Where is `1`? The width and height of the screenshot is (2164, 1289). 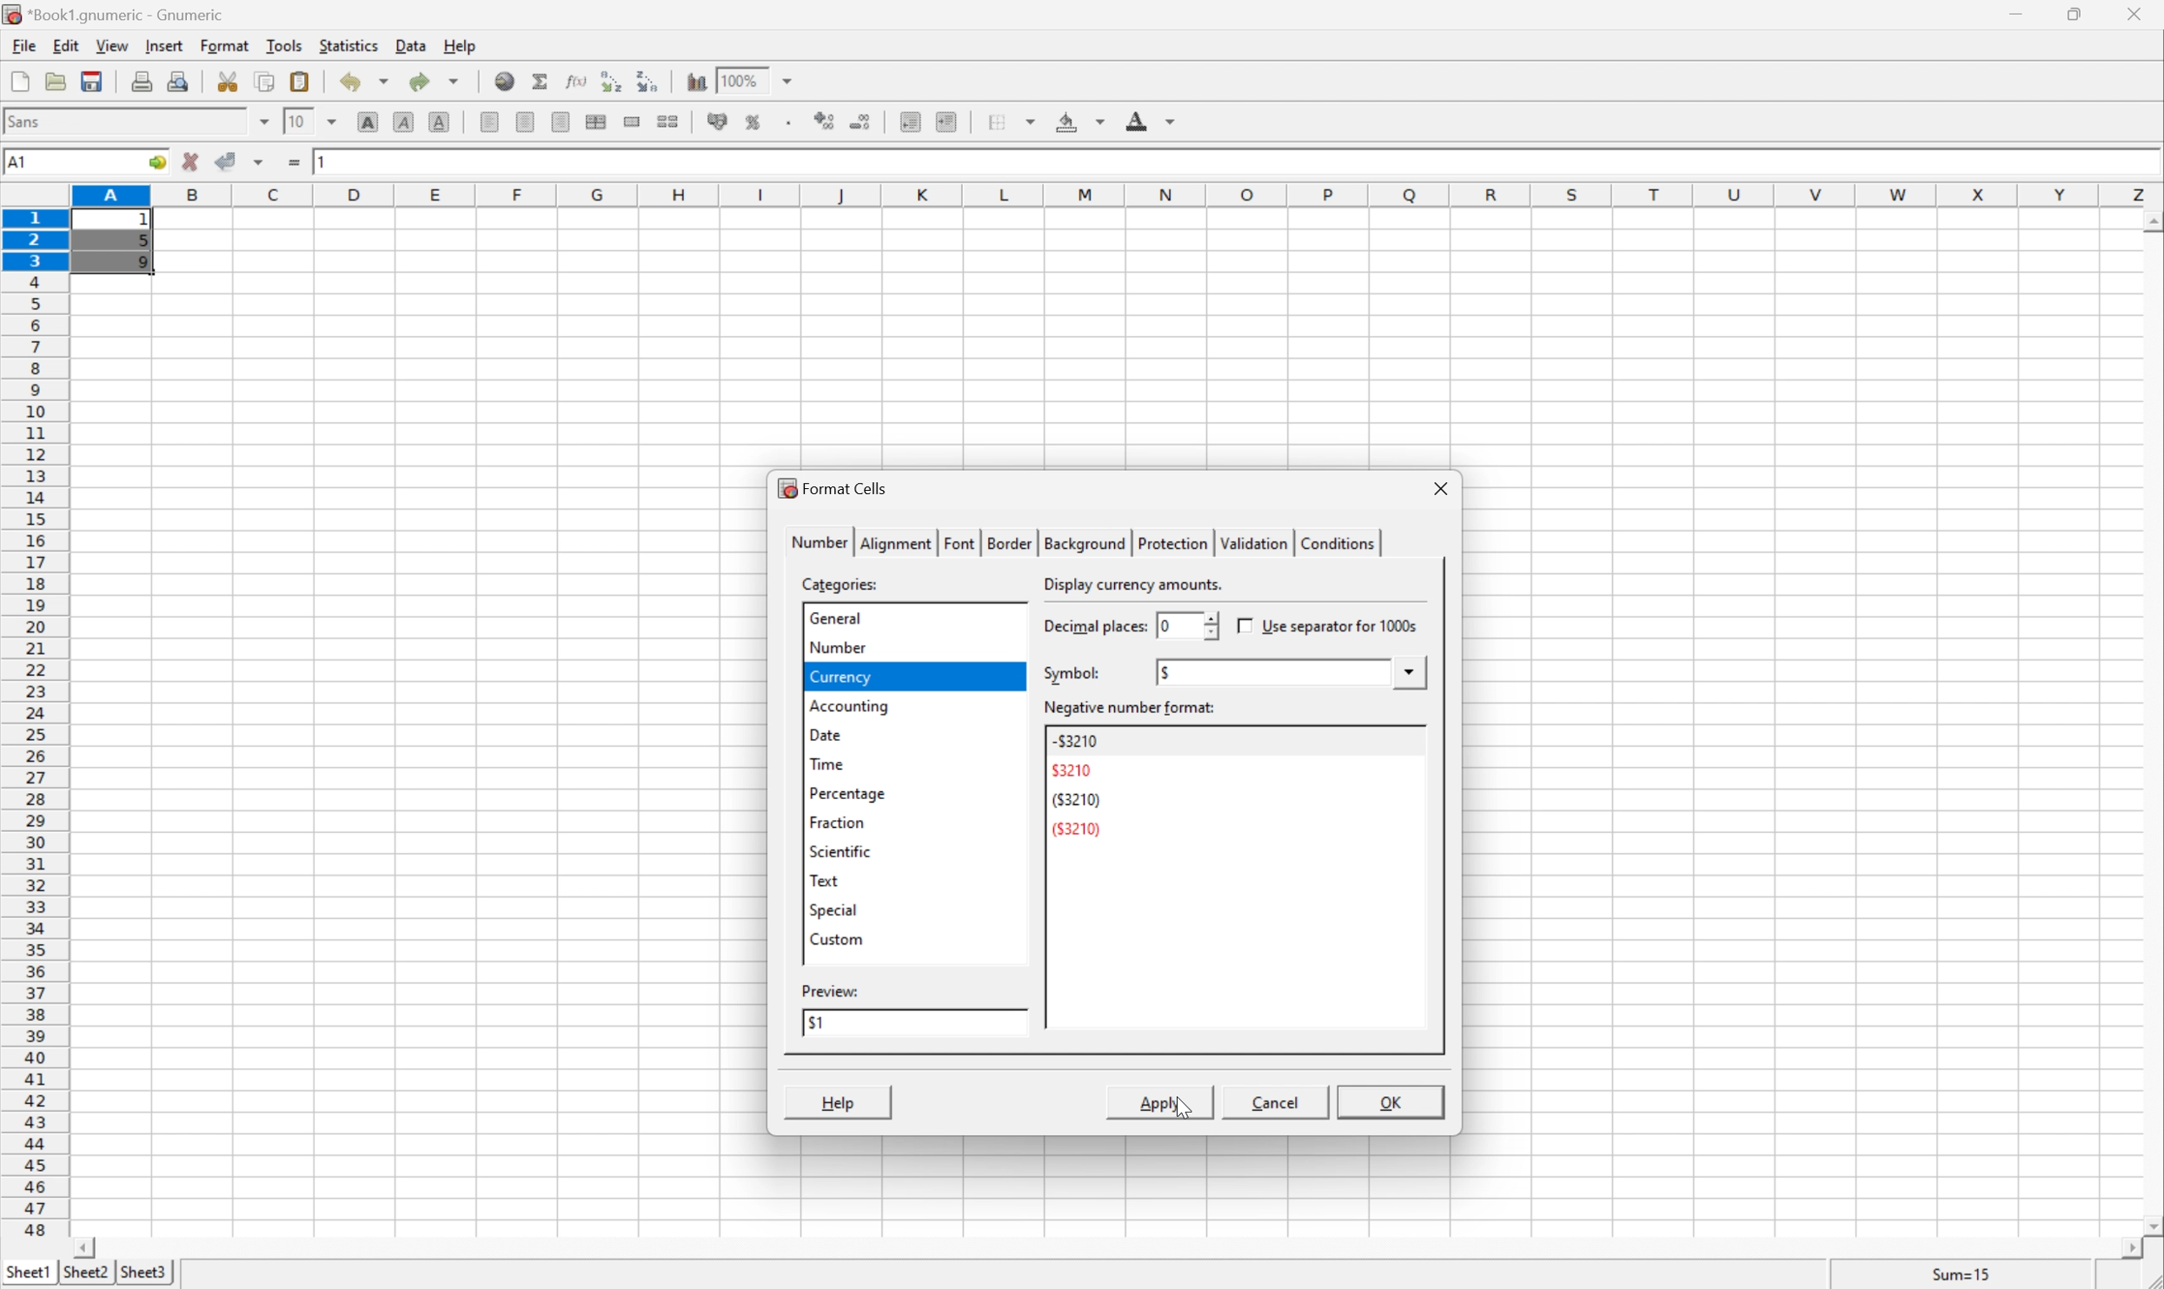
1 is located at coordinates (148, 221).